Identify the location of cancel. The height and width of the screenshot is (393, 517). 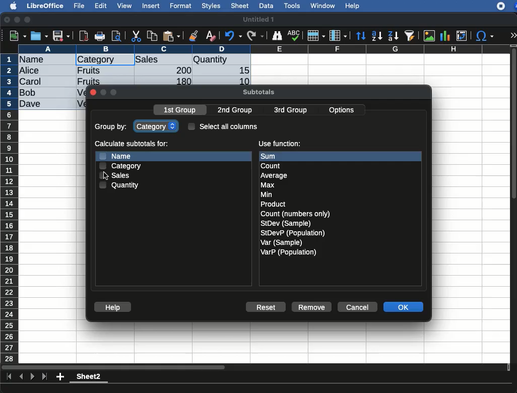
(357, 307).